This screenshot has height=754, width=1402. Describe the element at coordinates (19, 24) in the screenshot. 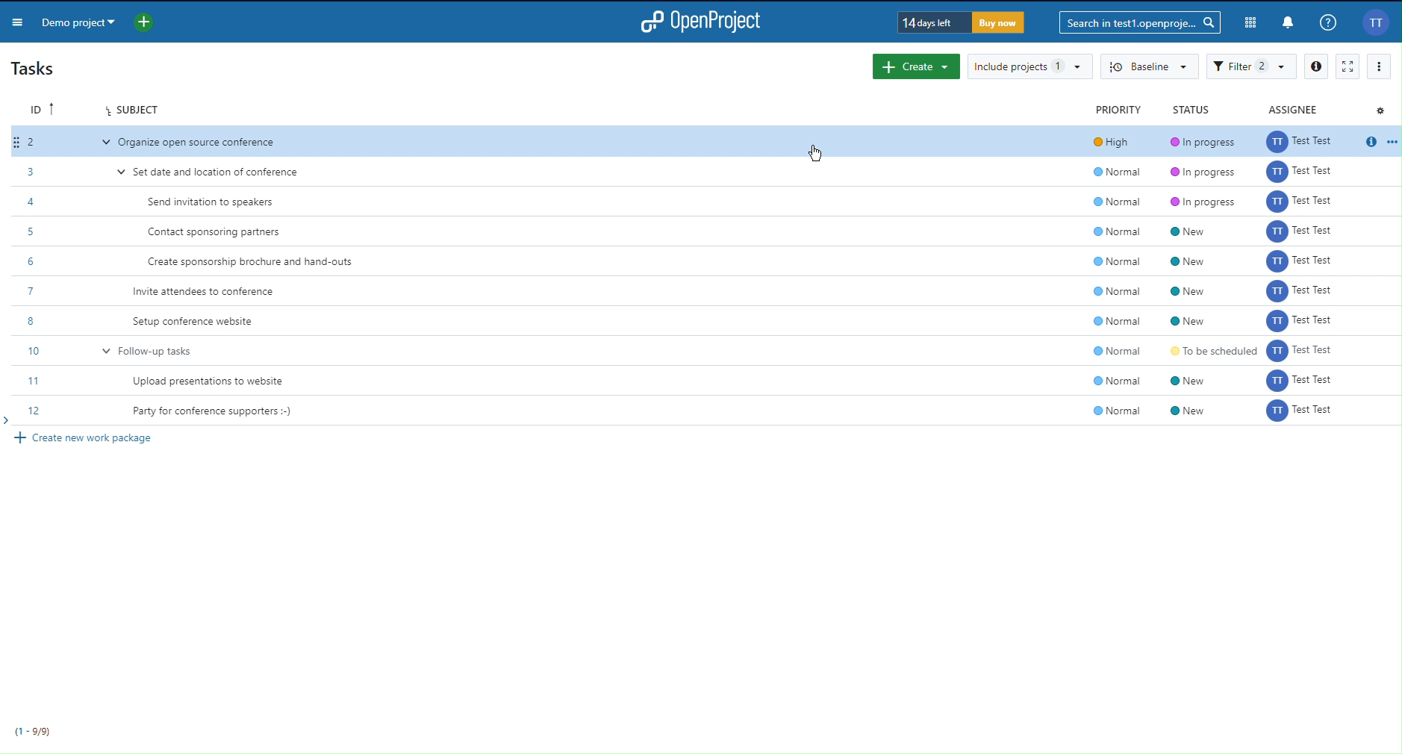

I see `Menu` at that location.